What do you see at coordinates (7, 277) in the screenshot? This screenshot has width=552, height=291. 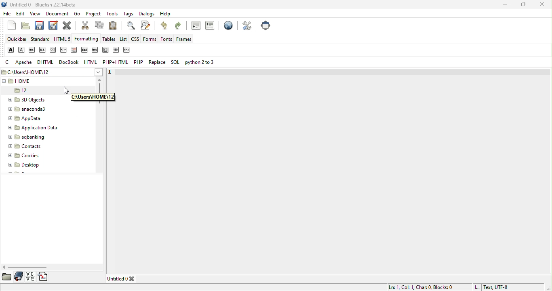 I see `file browser` at bounding box center [7, 277].